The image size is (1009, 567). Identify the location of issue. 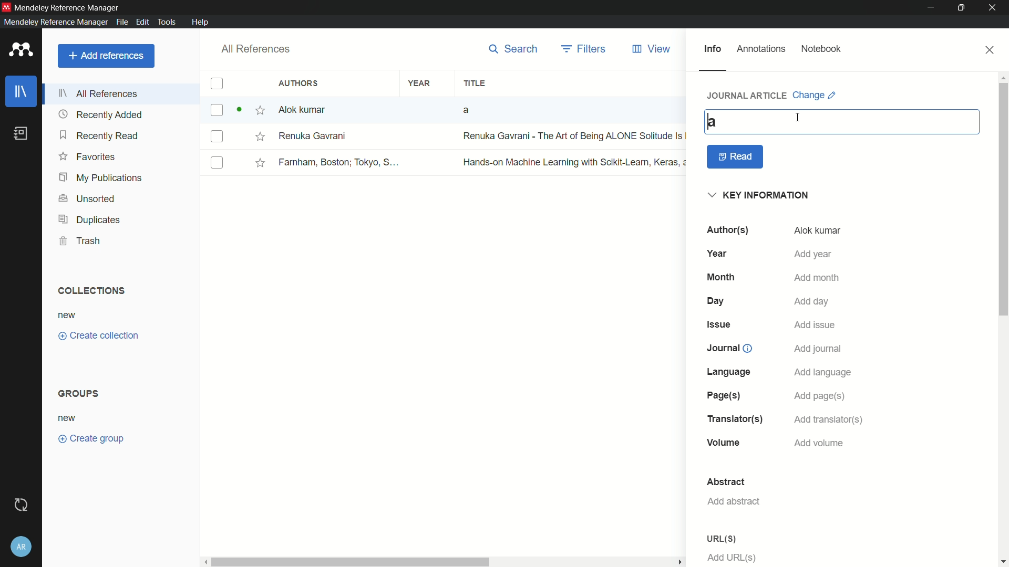
(720, 324).